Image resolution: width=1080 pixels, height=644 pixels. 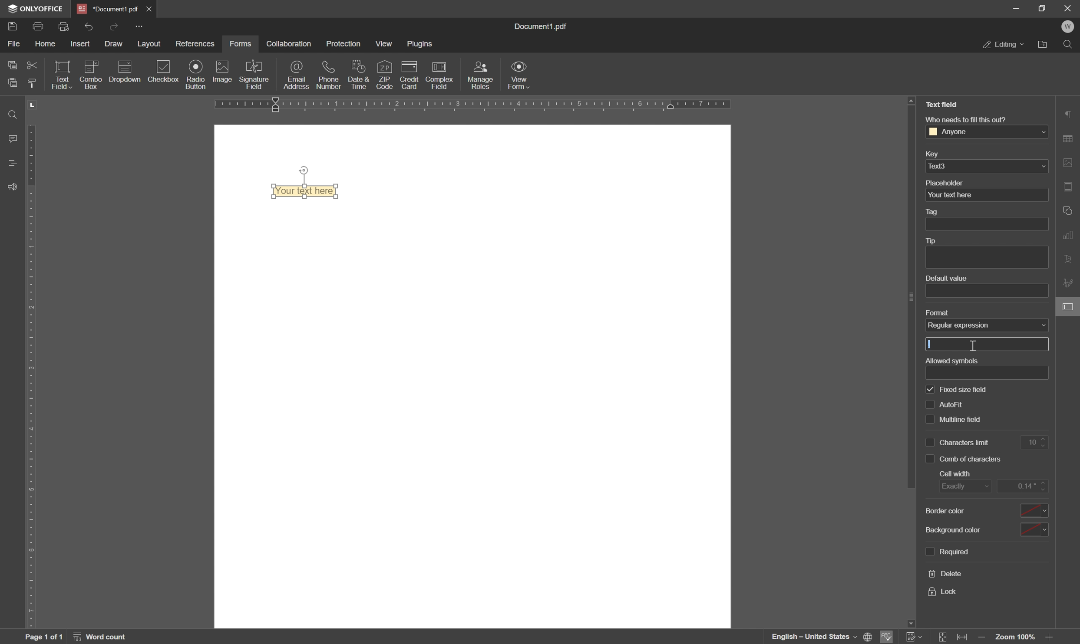 What do you see at coordinates (934, 241) in the screenshot?
I see `tip` at bounding box center [934, 241].